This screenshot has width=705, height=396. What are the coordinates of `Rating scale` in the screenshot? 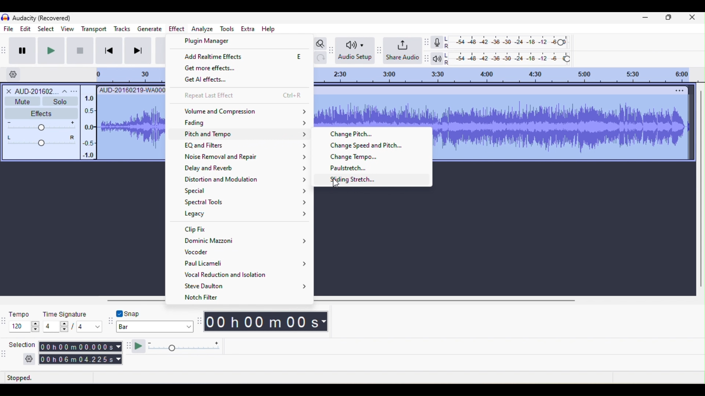 It's located at (509, 75).